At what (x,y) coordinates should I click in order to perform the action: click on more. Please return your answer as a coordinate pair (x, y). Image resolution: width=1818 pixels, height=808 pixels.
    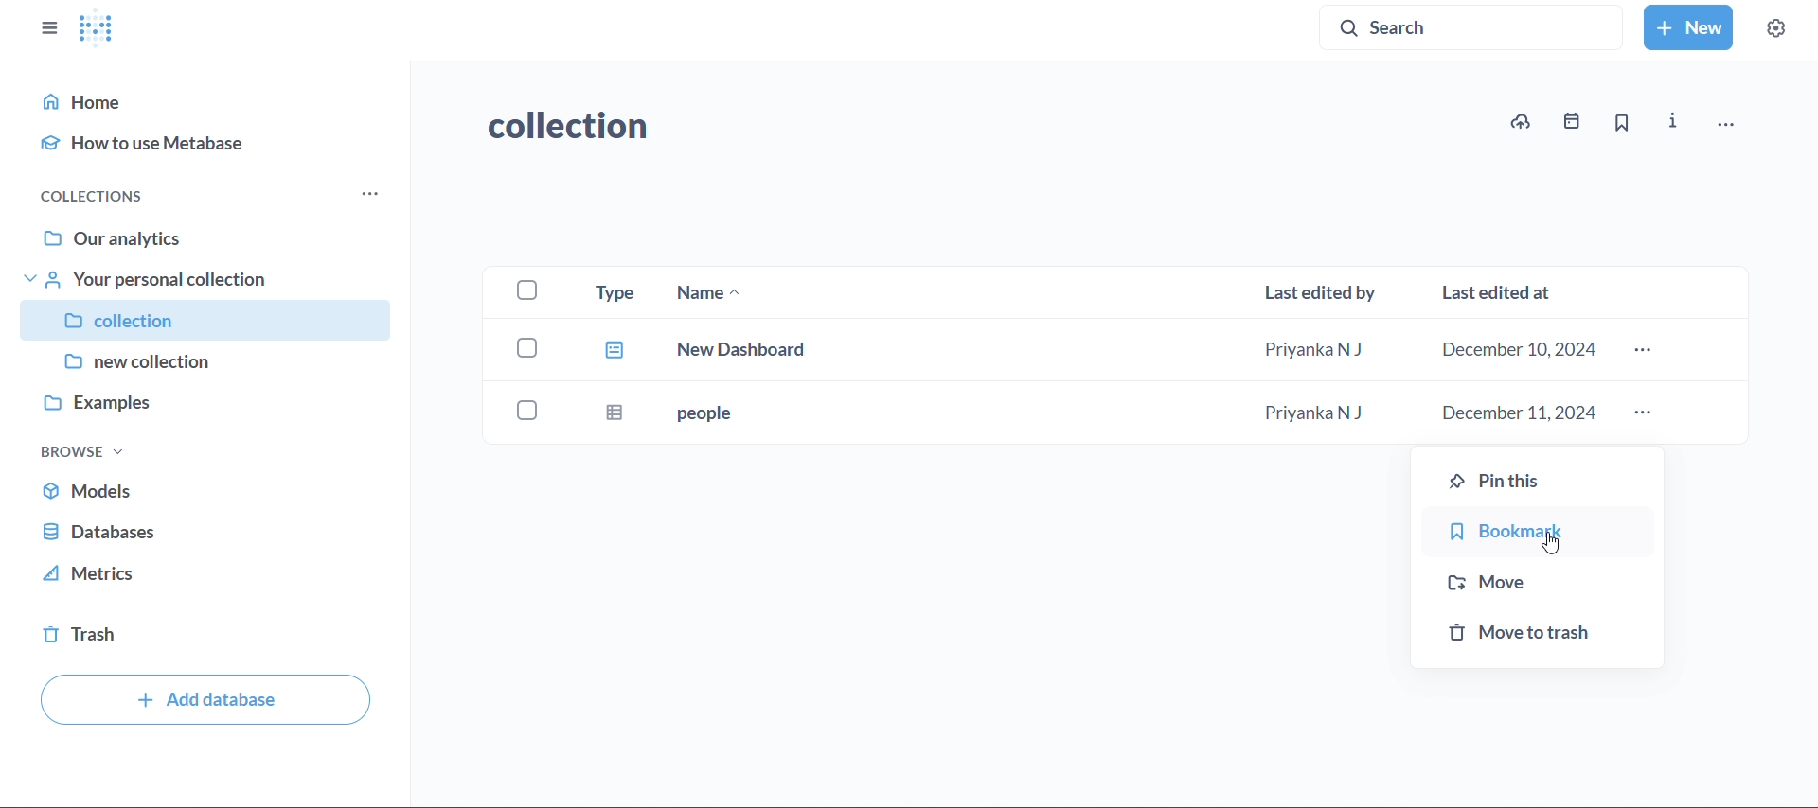
    Looking at the image, I should click on (1645, 415).